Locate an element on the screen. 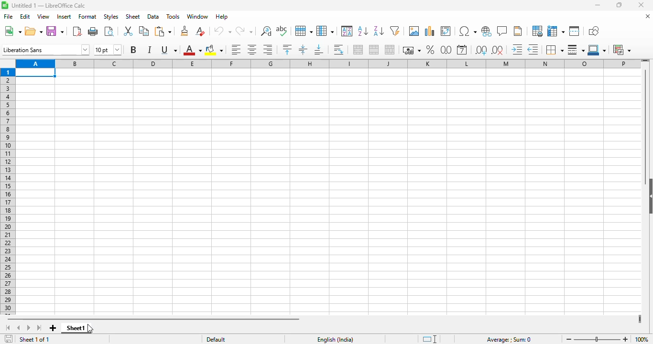  vertical scroll bar is located at coordinates (646, 123).